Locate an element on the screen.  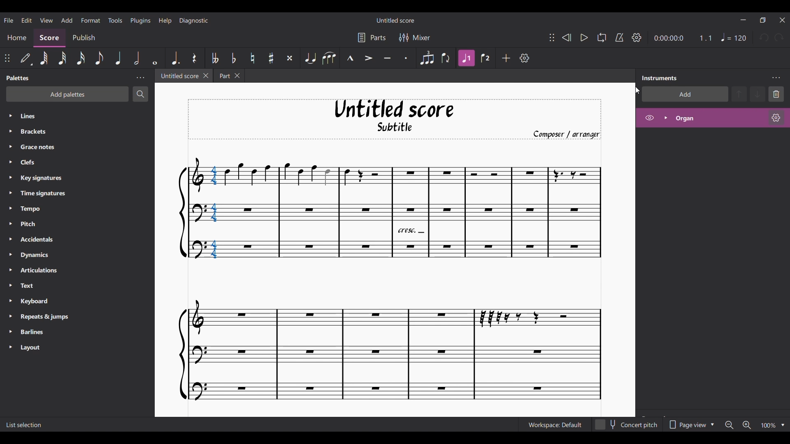
Tools menu is located at coordinates (115, 20).